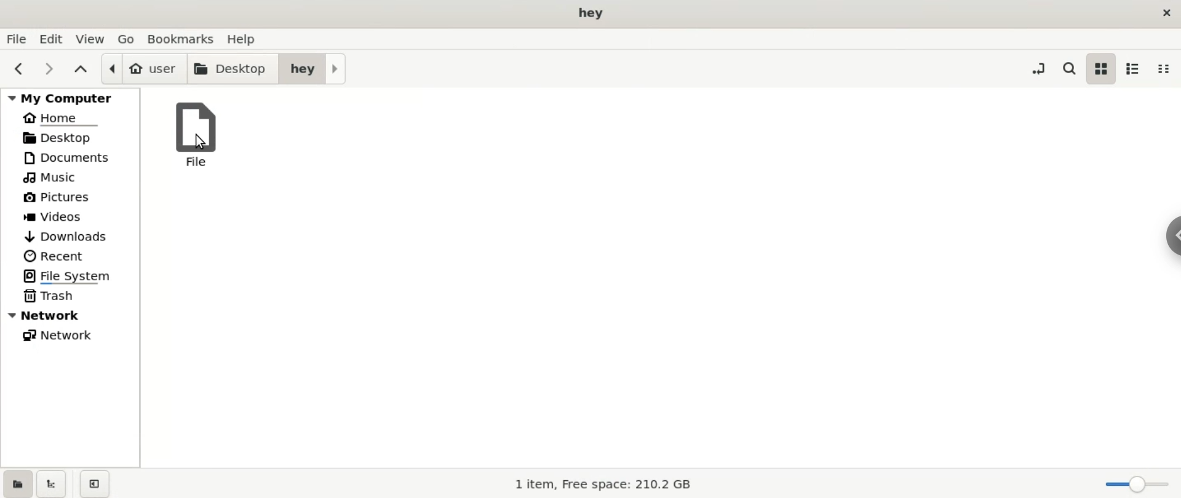  I want to click on show places, so click(16, 484).